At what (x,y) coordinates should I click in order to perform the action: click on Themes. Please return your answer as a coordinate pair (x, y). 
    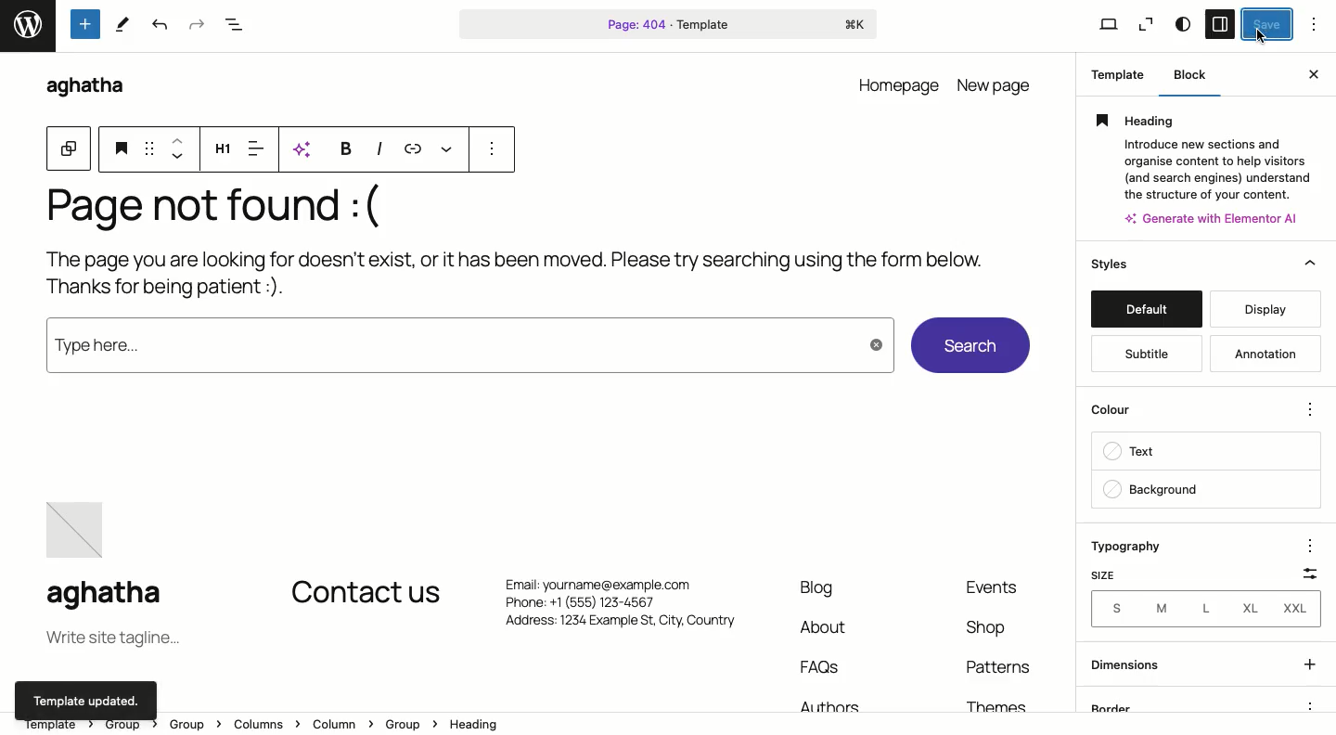
    Looking at the image, I should click on (1002, 703).